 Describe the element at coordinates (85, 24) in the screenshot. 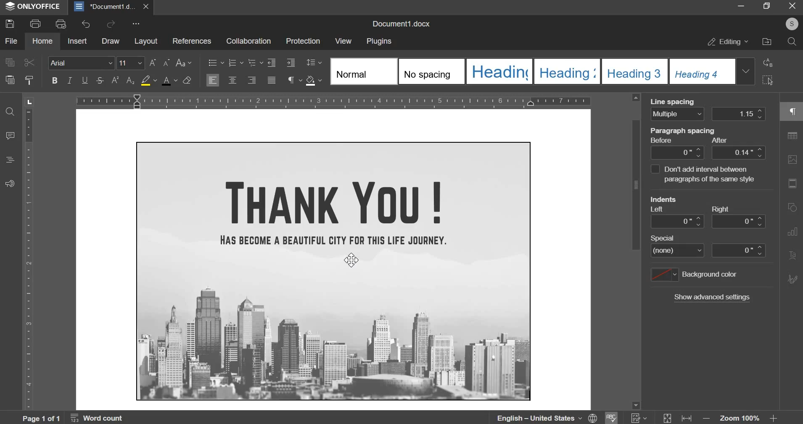

I see `undo` at that location.